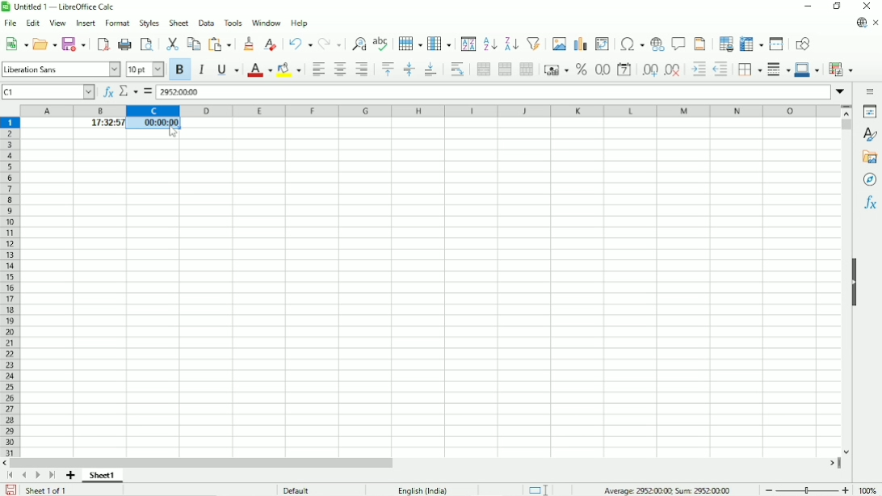 Image resolution: width=882 pixels, height=496 pixels. Describe the element at coordinates (867, 111) in the screenshot. I see `Properties` at that location.